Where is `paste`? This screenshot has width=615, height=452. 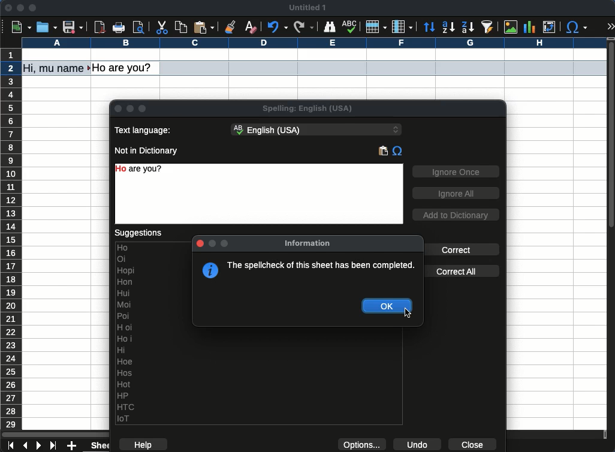
paste is located at coordinates (383, 150).